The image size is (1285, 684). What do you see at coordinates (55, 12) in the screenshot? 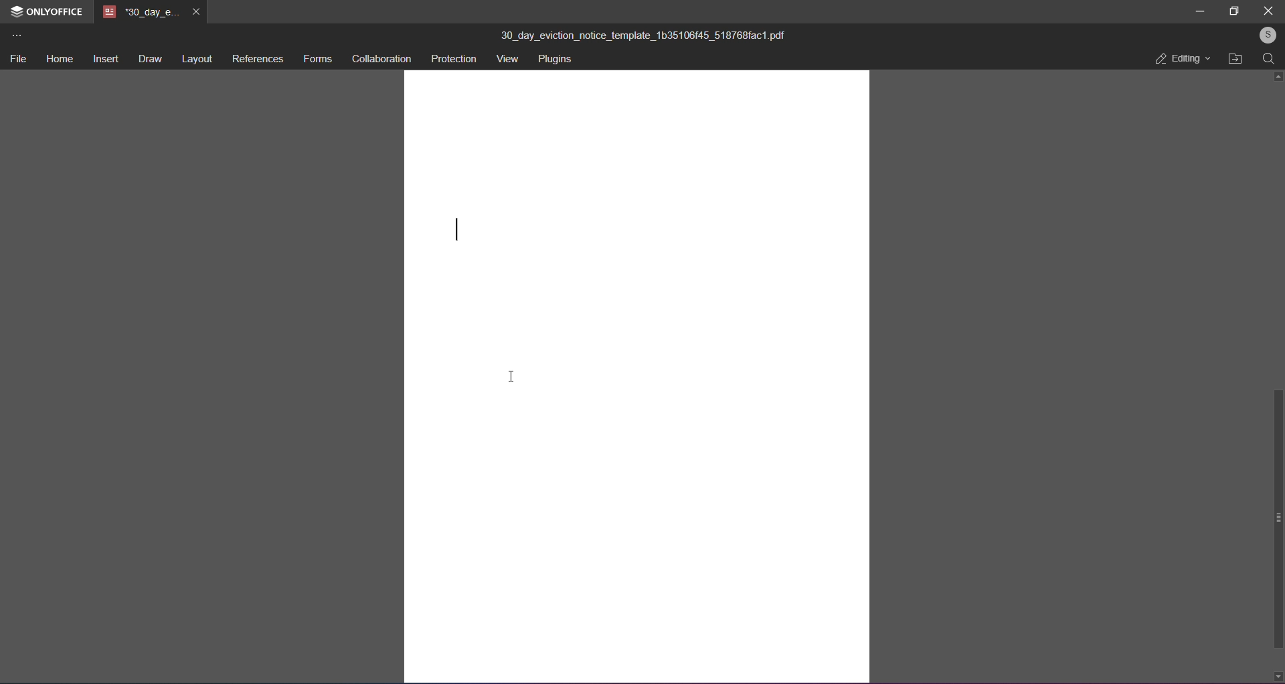
I see `onlyoffice` at bounding box center [55, 12].